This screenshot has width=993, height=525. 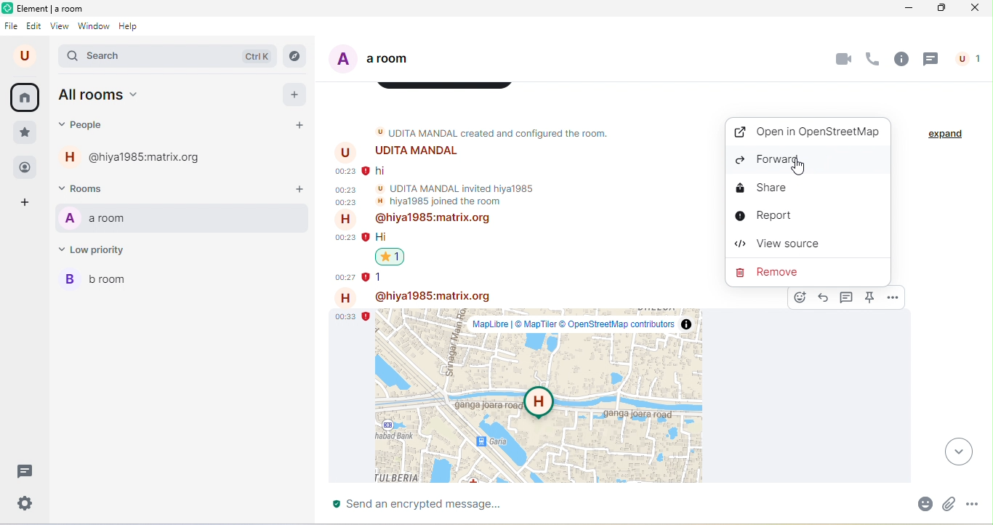 I want to click on view source, so click(x=779, y=245).